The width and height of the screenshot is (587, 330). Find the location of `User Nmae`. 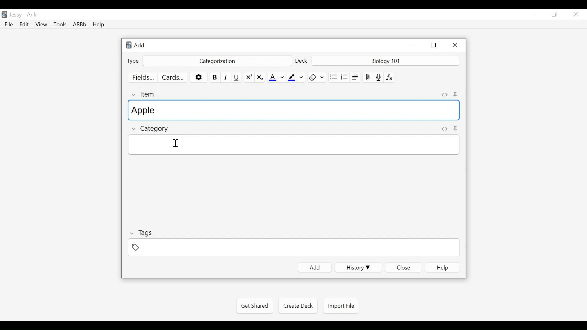

User Nmae is located at coordinates (17, 15).